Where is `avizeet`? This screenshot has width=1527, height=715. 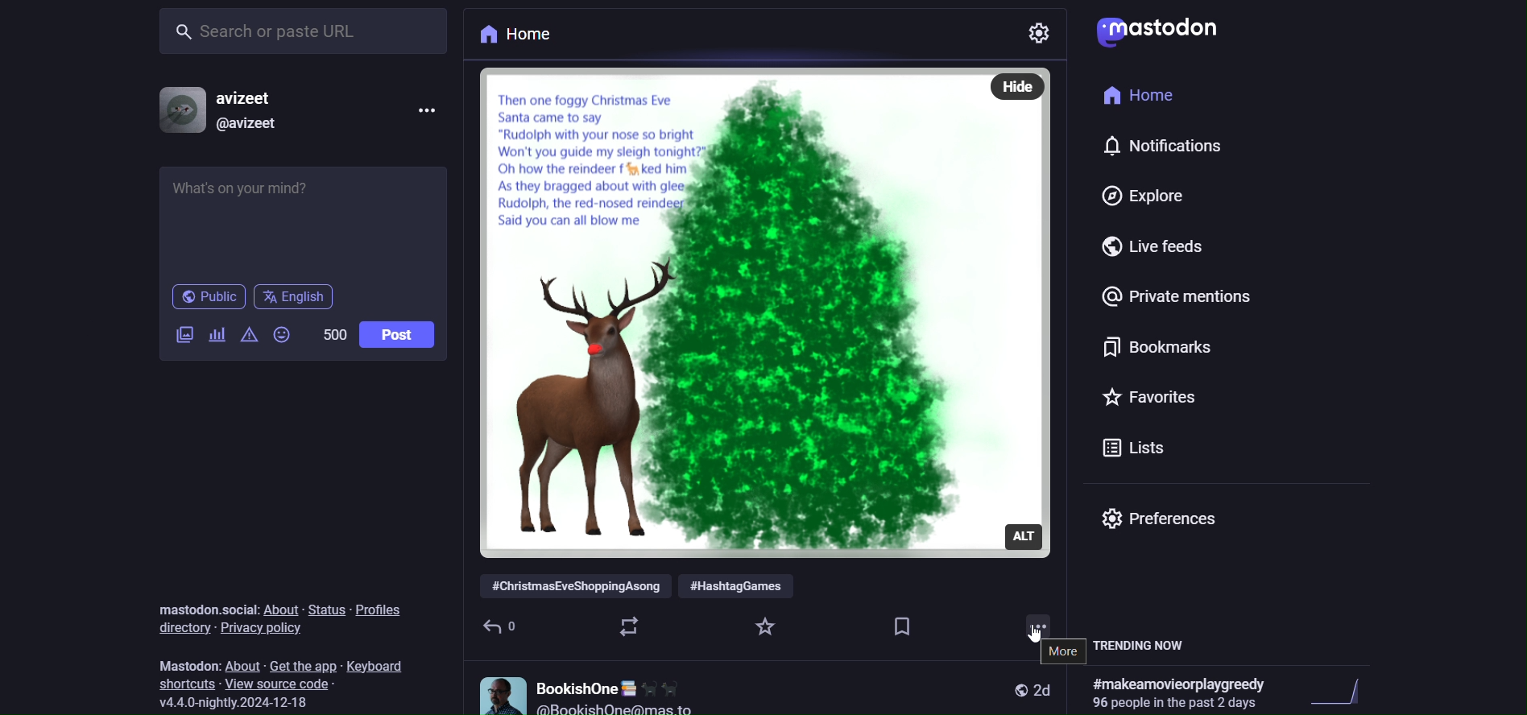 avizeet is located at coordinates (249, 97).